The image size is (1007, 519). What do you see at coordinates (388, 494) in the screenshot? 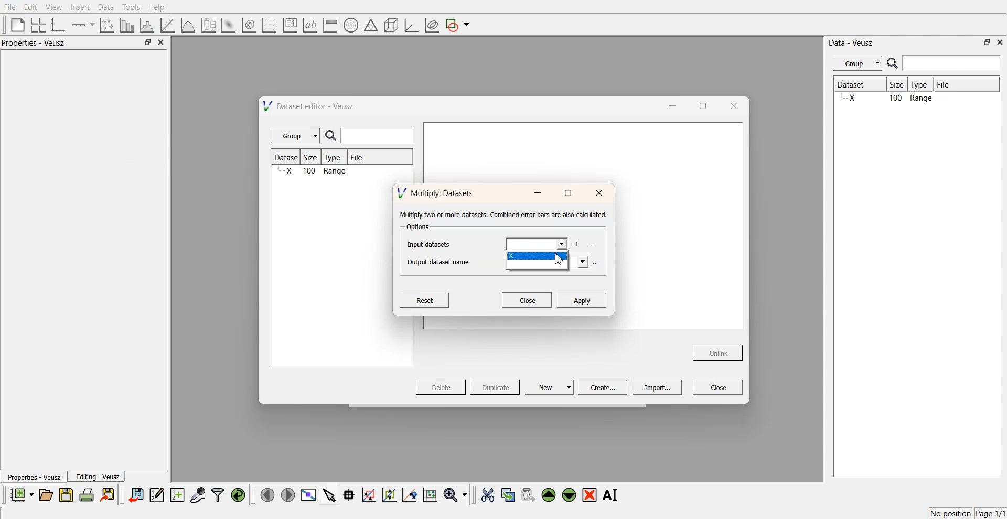
I see `zoom out the graph axes` at bounding box center [388, 494].